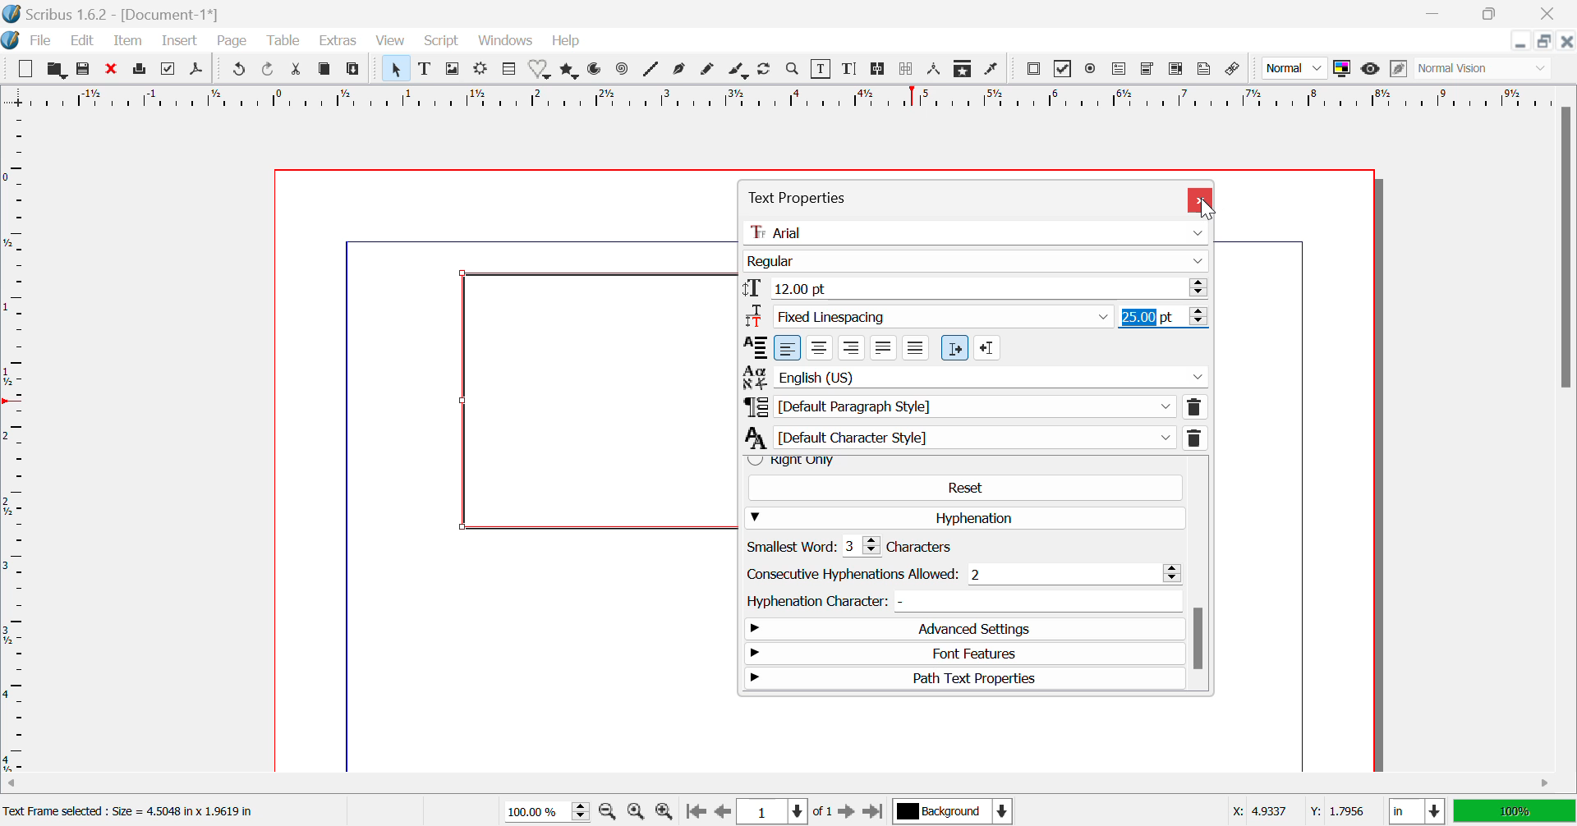  What do you see at coordinates (1567, 42) in the screenshot?
I see `Close` at bounding box center [1567, 42].